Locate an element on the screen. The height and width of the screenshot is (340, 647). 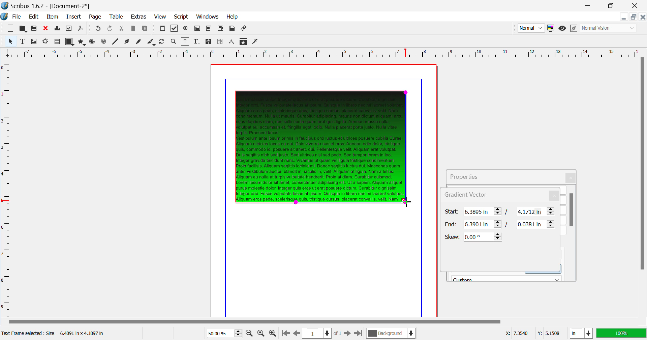
Toggle Color Management is located at coordinates (550, 28).